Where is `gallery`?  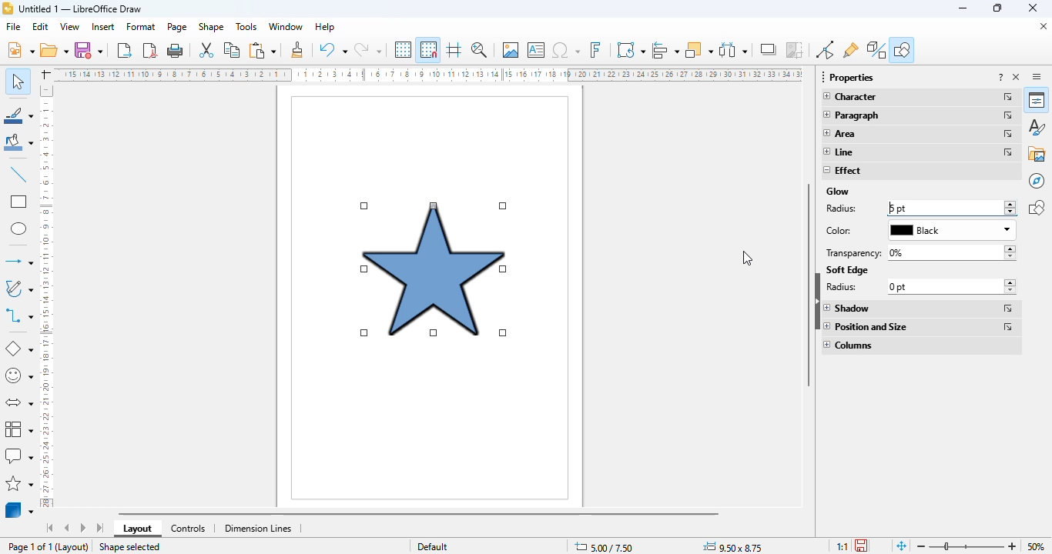
gallery is located at coordinates (1037, 154).